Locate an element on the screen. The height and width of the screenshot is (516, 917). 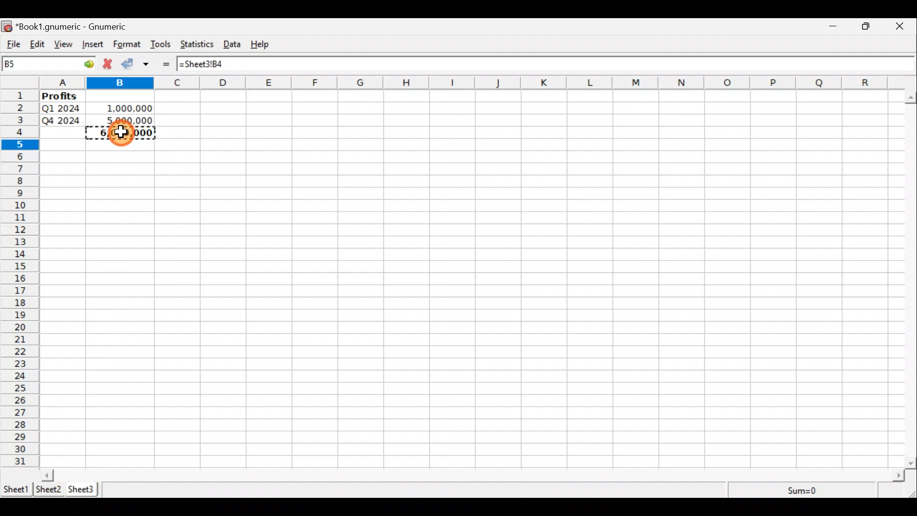
Formula bar is located at coordinates (543, 63).